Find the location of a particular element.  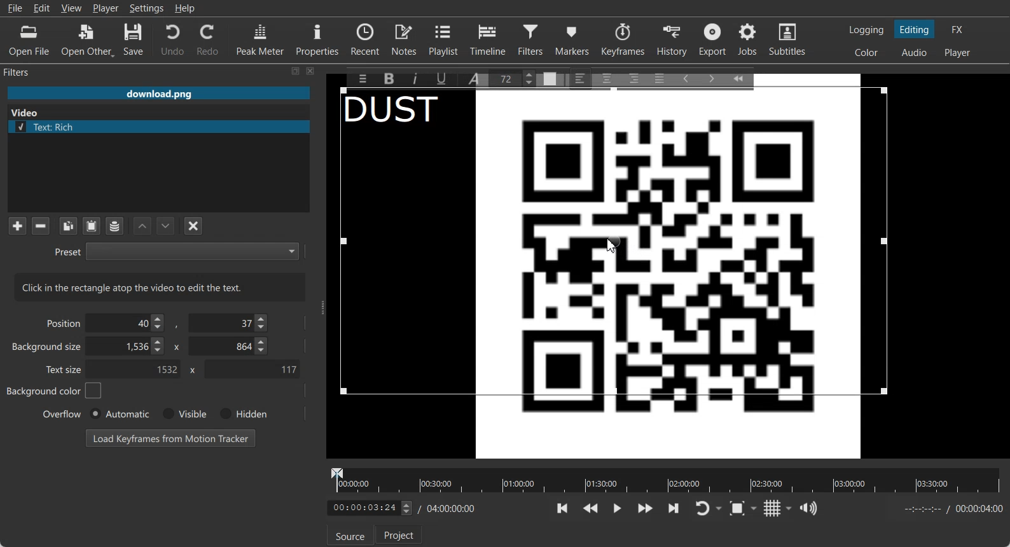

adjust Time  is located at coordinates (369, 509).